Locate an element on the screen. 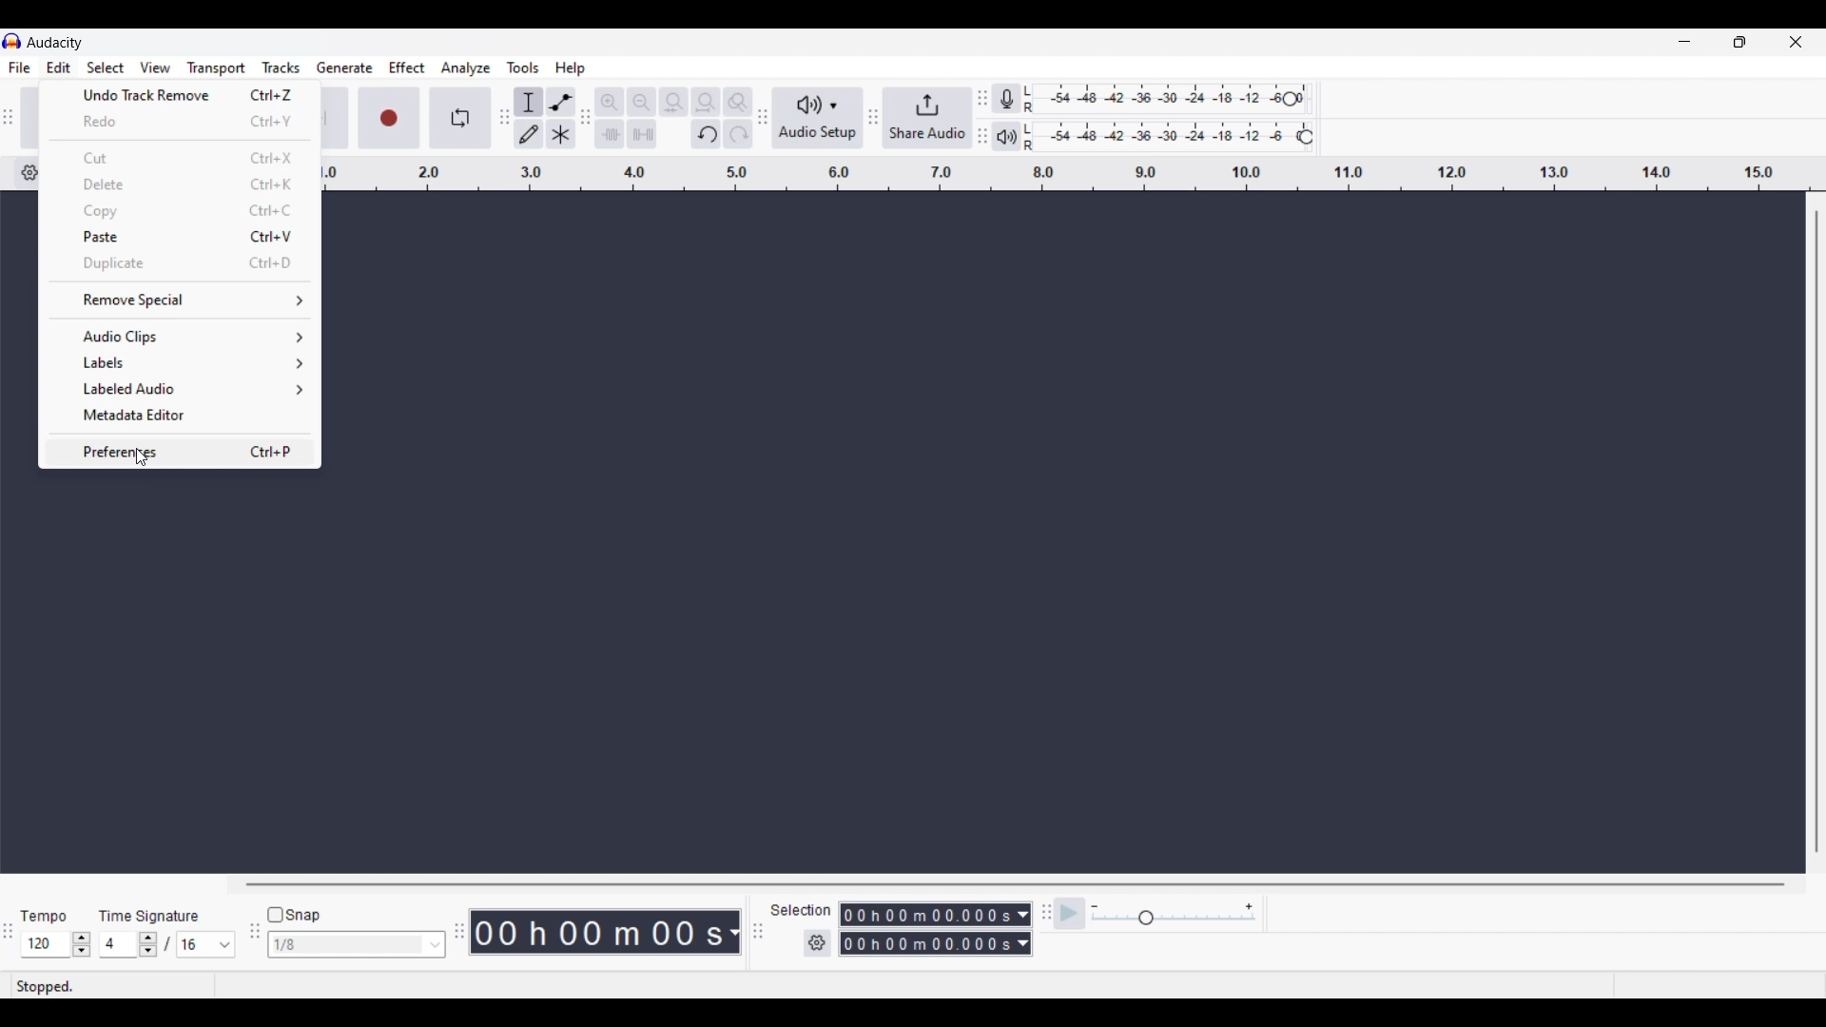 This screenshot has height=1027, width=1826. Duplicate is located at coordinates (181, 263).